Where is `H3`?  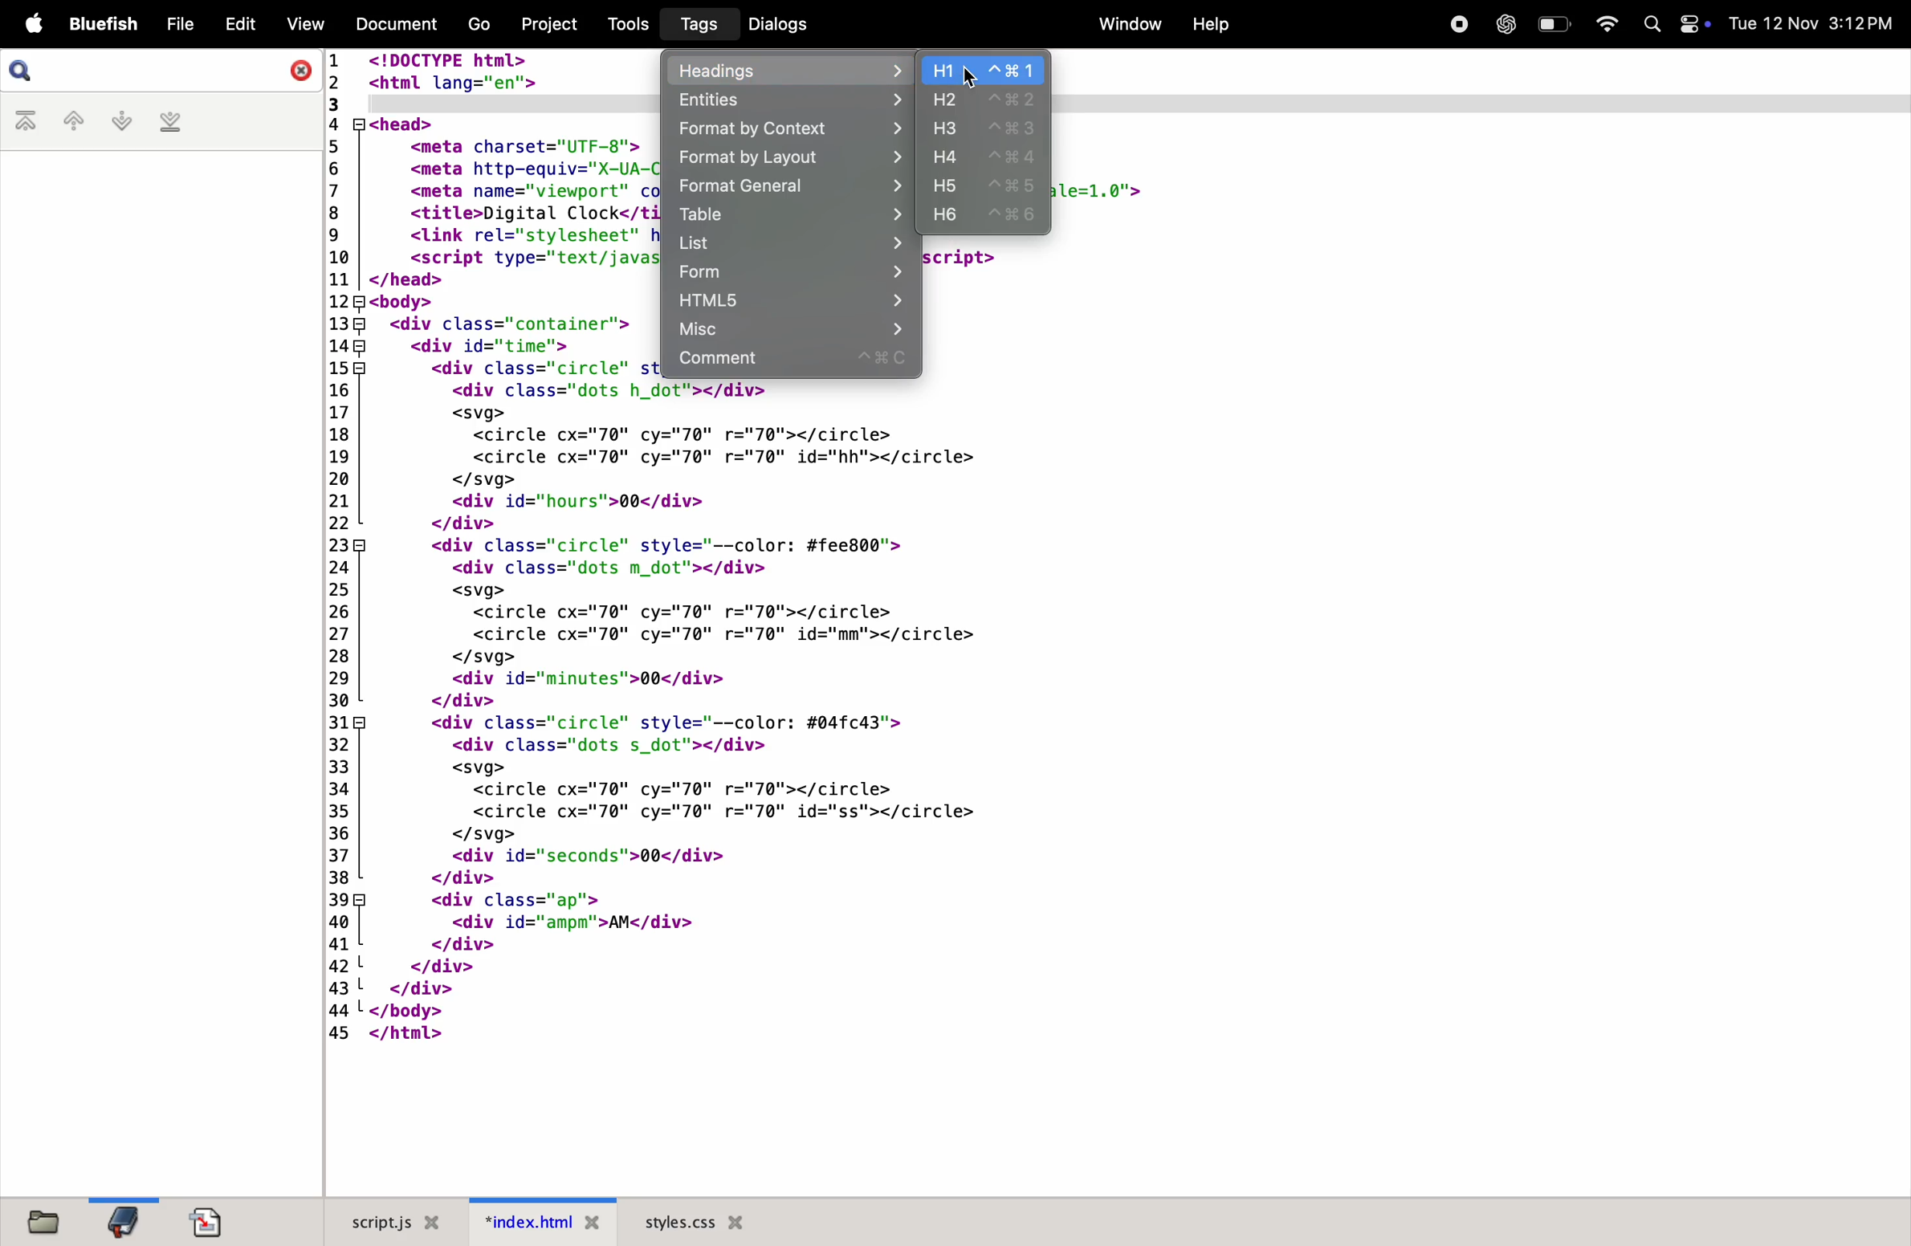 H3 is located at coordinates (984, 128).